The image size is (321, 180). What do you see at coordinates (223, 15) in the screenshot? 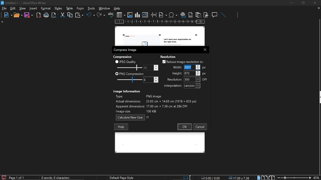
I see `line` at bounding box center [223, 15].